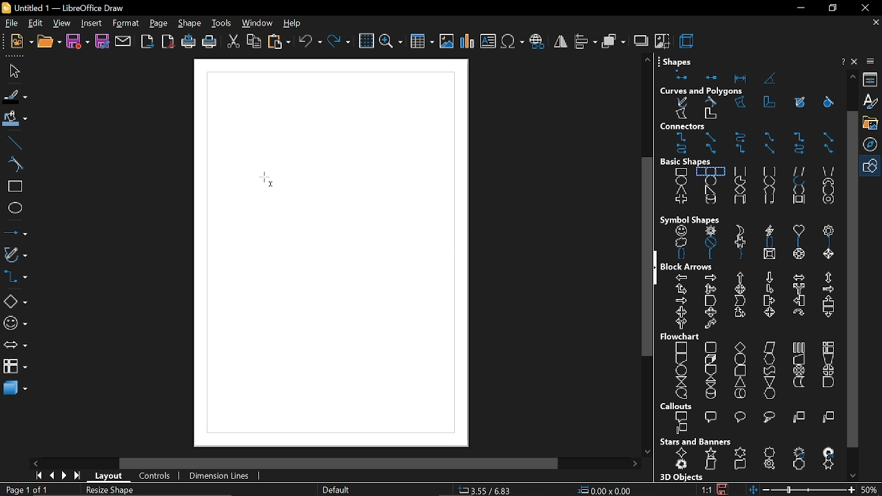 Image resolution: width=882 pixels, height=496 pixels. I want to click on layout, so click(110, 478).